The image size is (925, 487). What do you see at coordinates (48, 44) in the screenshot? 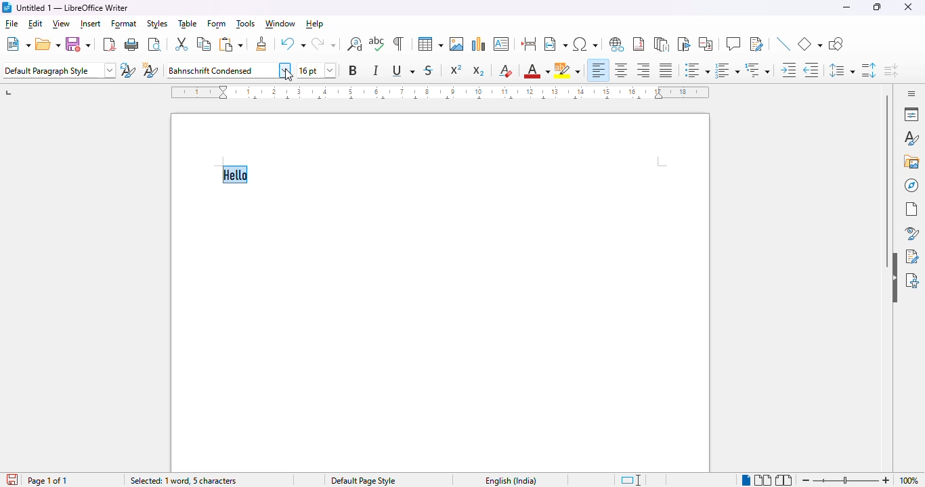
I see `open` at bounding box center [48, 44].